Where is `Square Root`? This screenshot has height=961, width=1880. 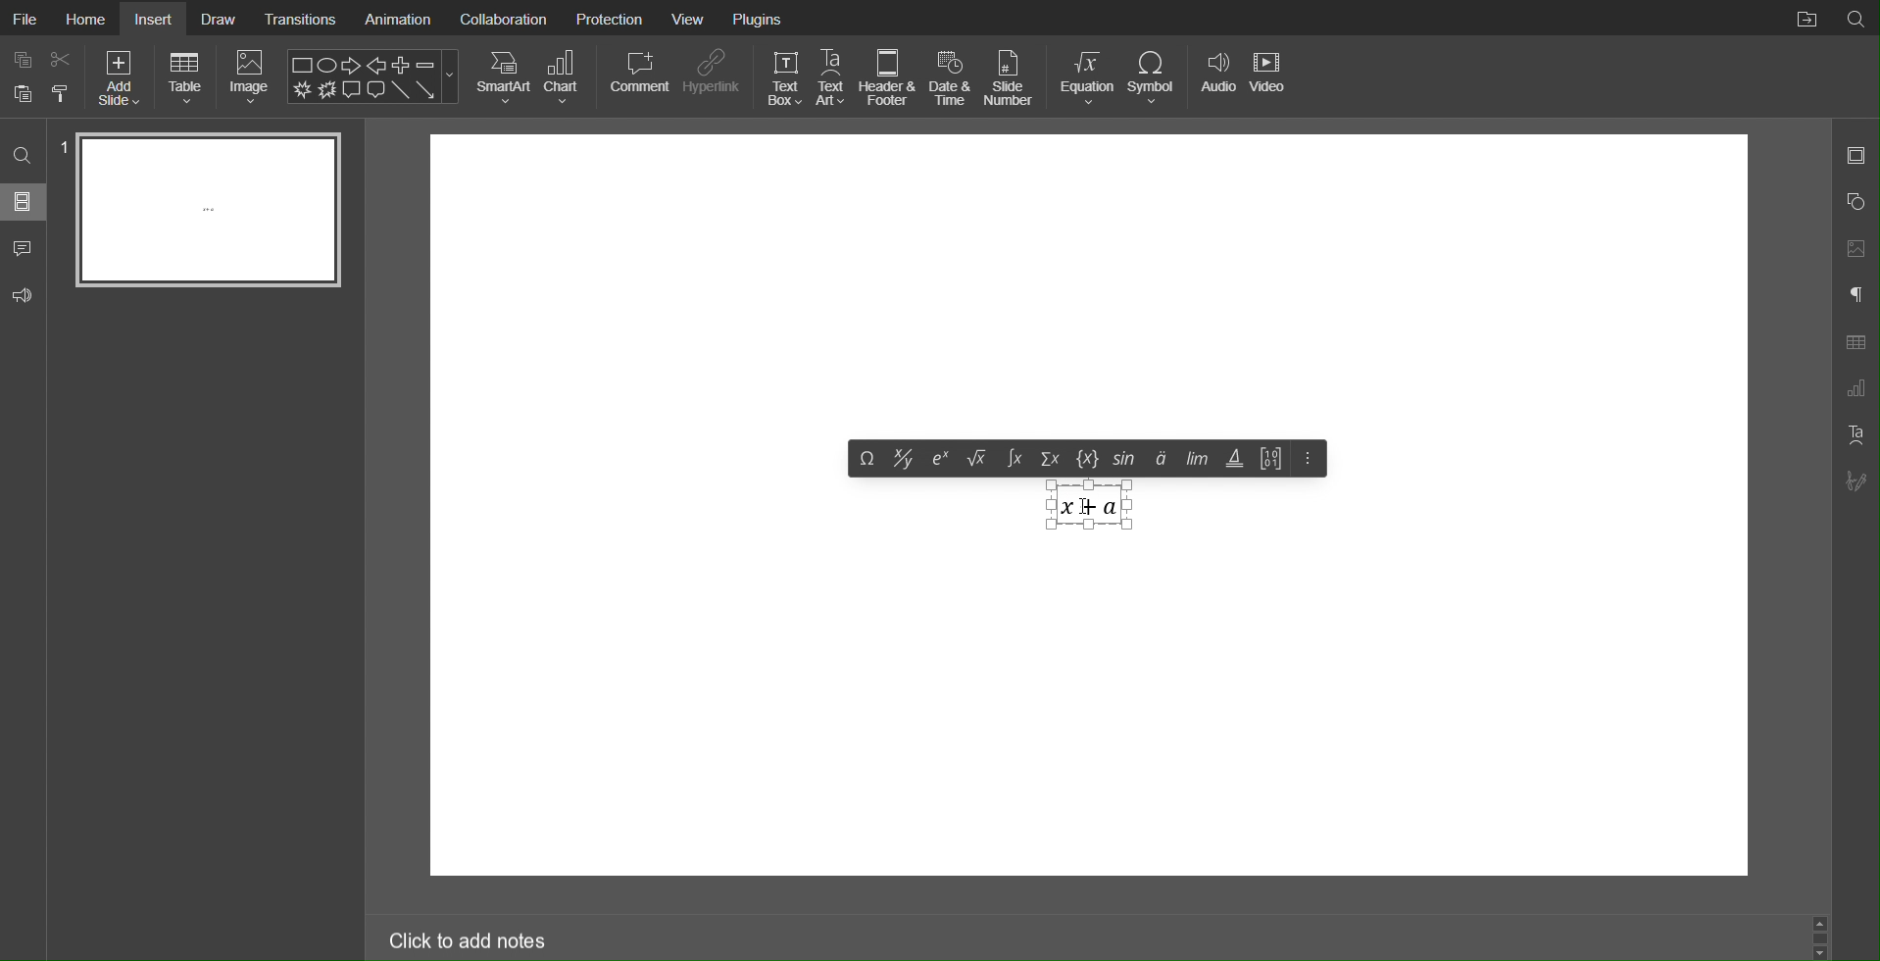
Square Root is located at coordinates (978, 459).